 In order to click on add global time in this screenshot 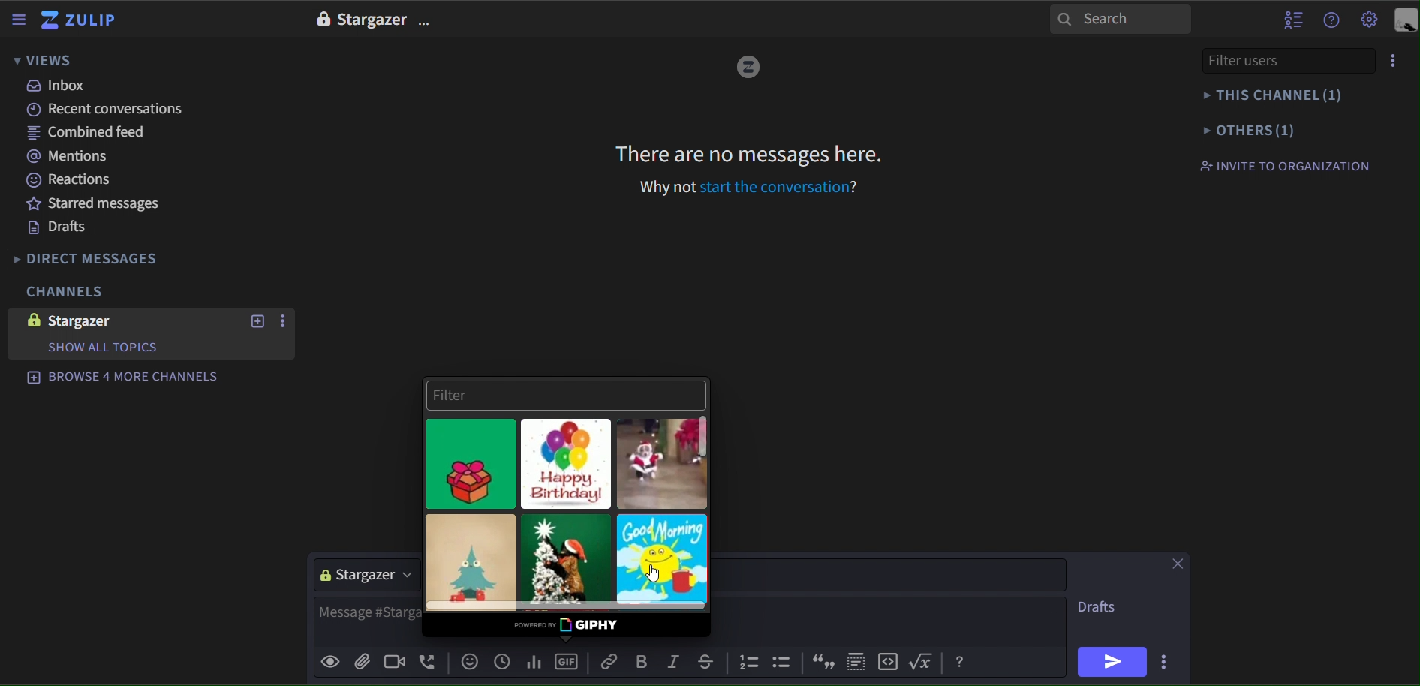, I will do `click(502, 661)`.